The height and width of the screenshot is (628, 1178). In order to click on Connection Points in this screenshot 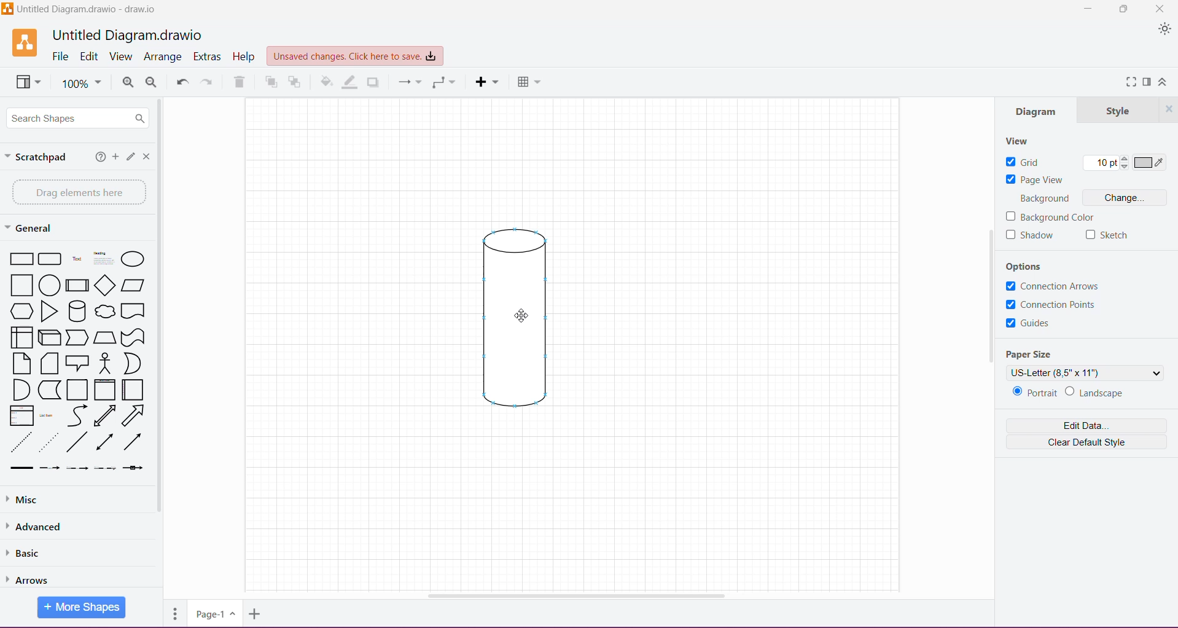, I will do `click(1055, 305)`.